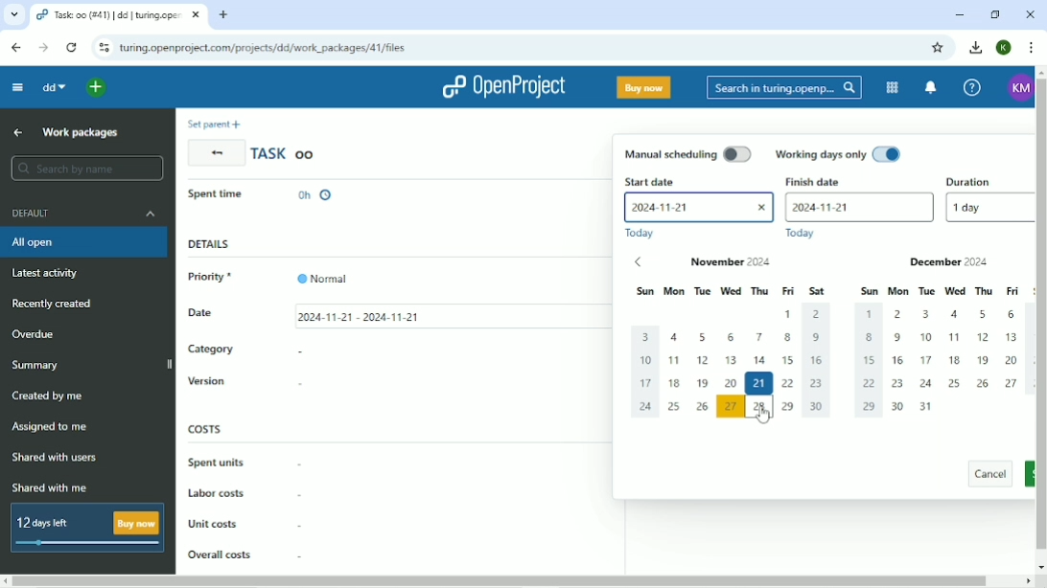  I want to click on Date, so click(218, 315).